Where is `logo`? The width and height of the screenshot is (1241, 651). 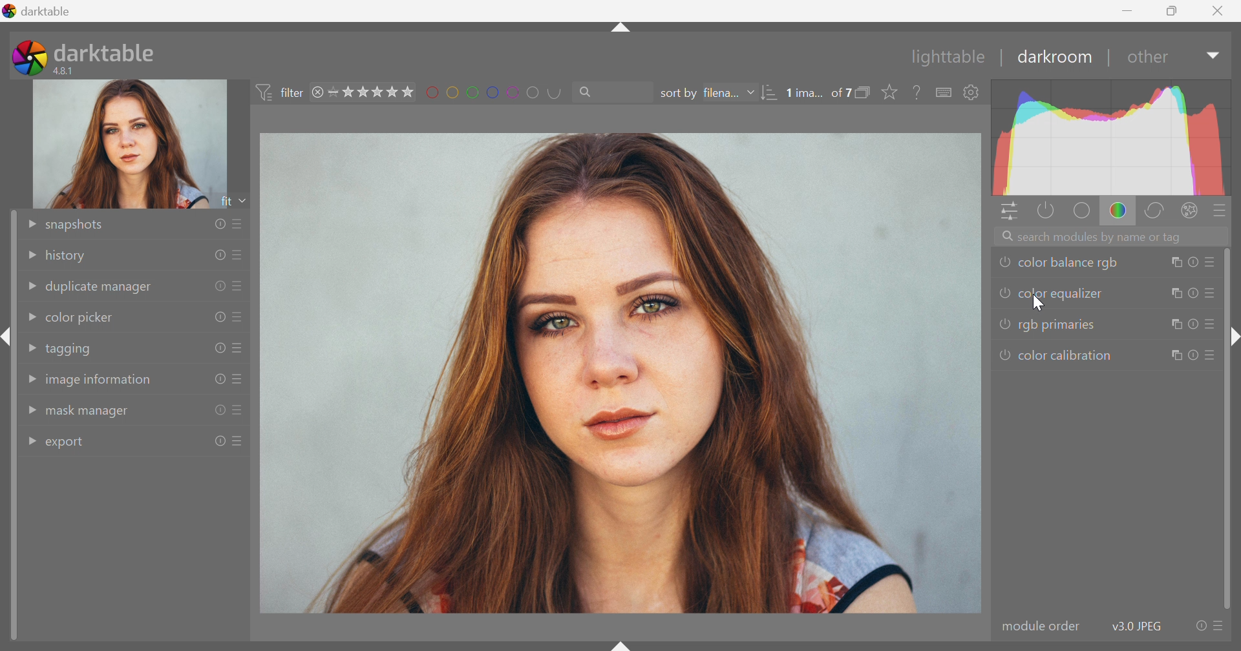 logo is located at coordinates (10, 11).